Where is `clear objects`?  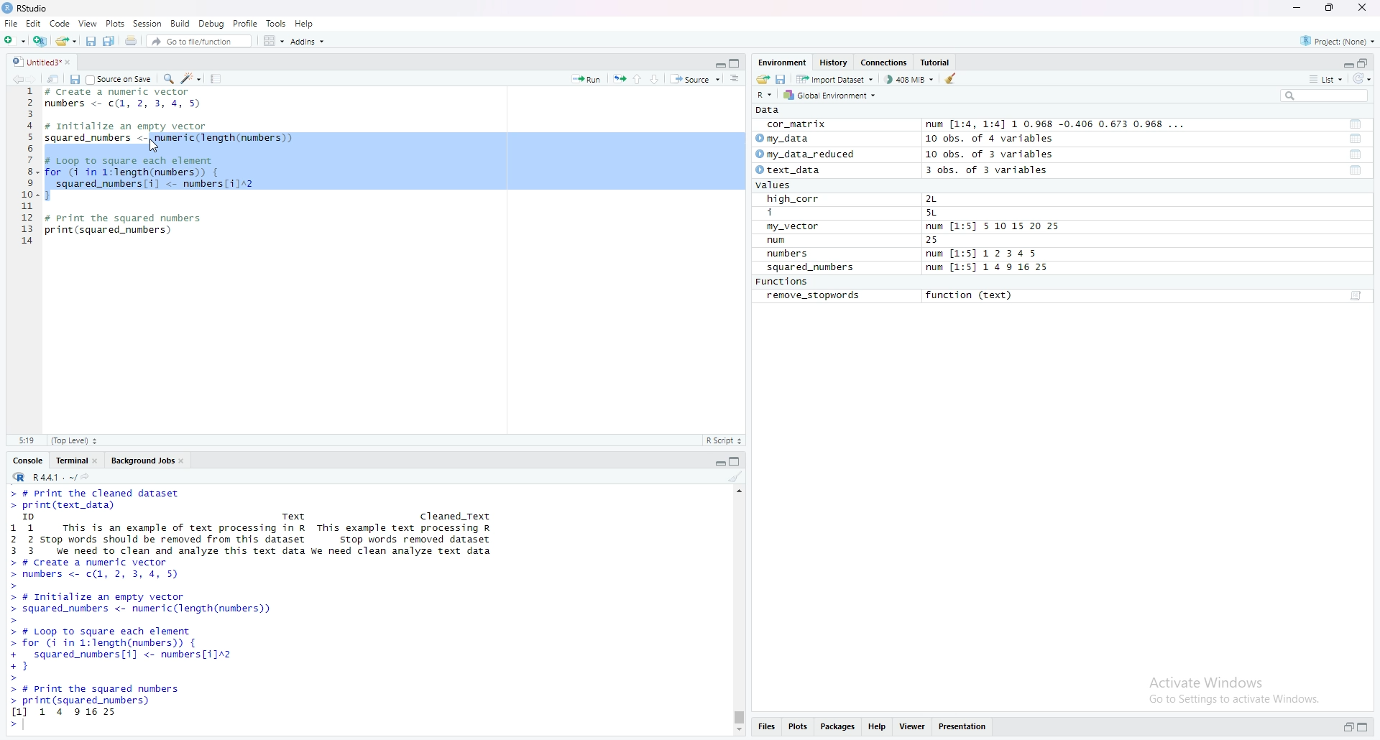
clear objects is located at coordinates (952, 78).